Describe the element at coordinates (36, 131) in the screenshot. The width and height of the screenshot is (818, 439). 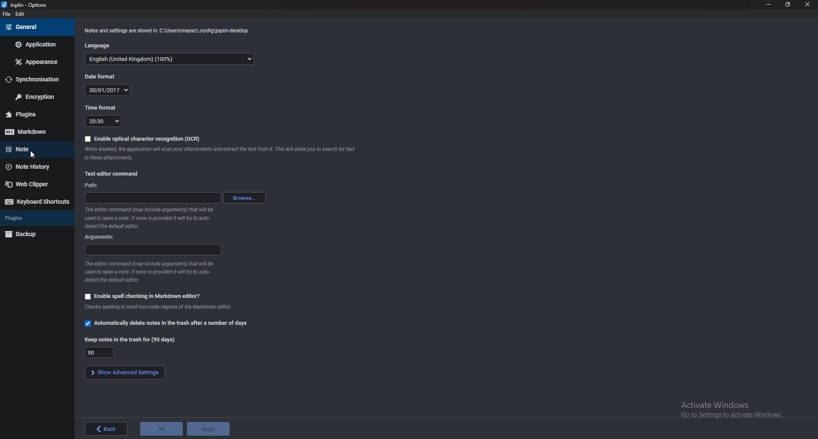
I see `mark down` at that location.